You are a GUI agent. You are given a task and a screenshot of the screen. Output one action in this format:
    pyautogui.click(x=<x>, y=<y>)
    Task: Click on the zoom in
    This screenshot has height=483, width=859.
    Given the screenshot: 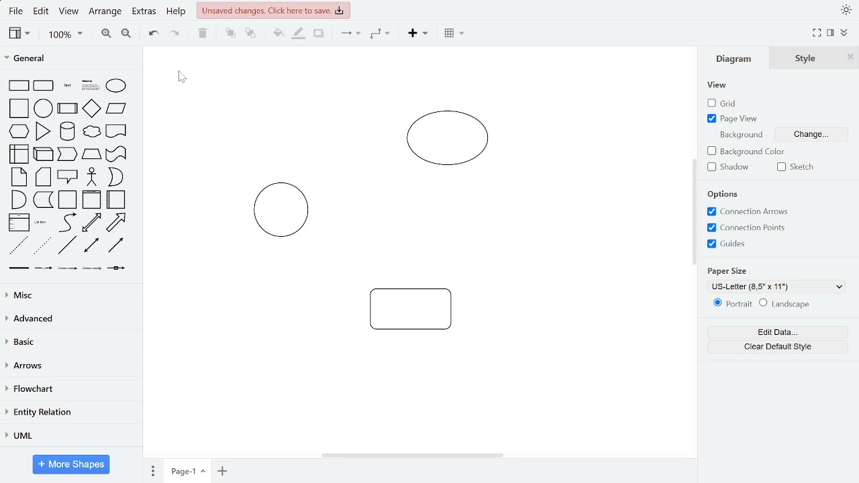 What is the action you would take?
    pyautogui.click(x=107, y=34)
    